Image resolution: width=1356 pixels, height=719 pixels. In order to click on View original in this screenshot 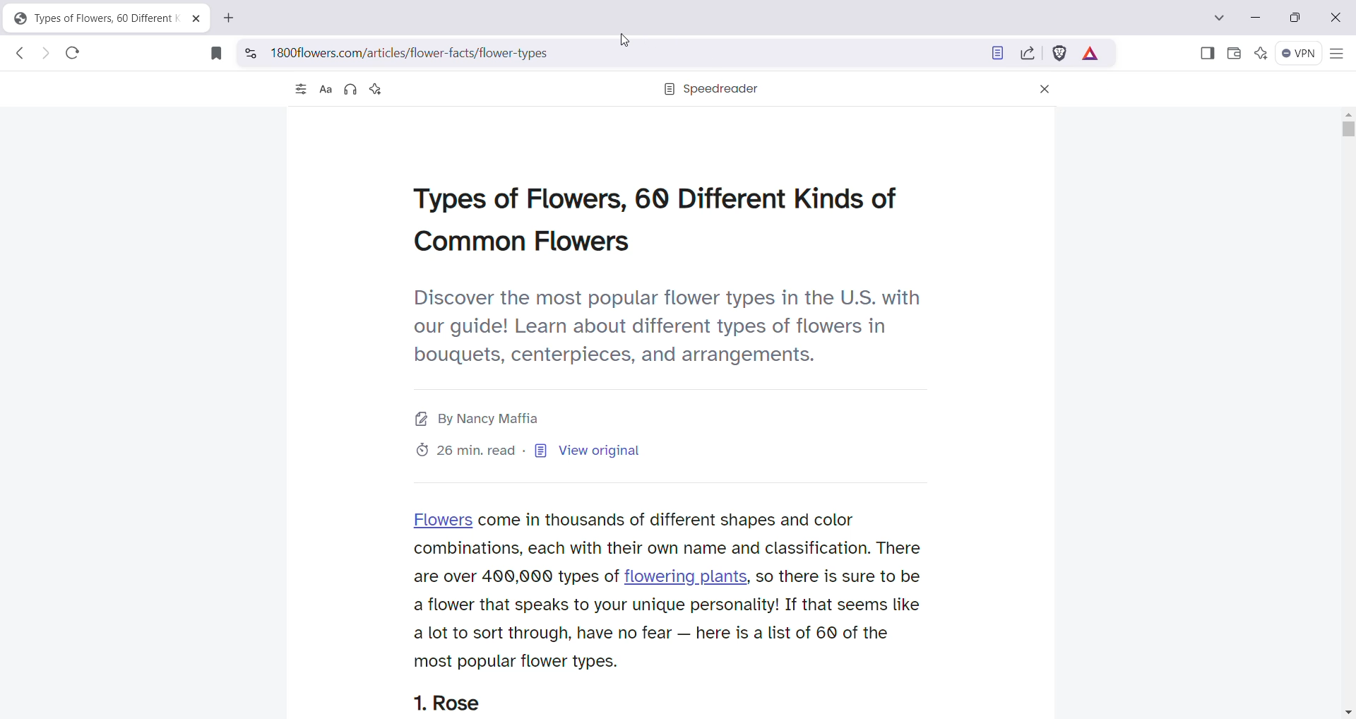, I will do `click(607, 452)`.